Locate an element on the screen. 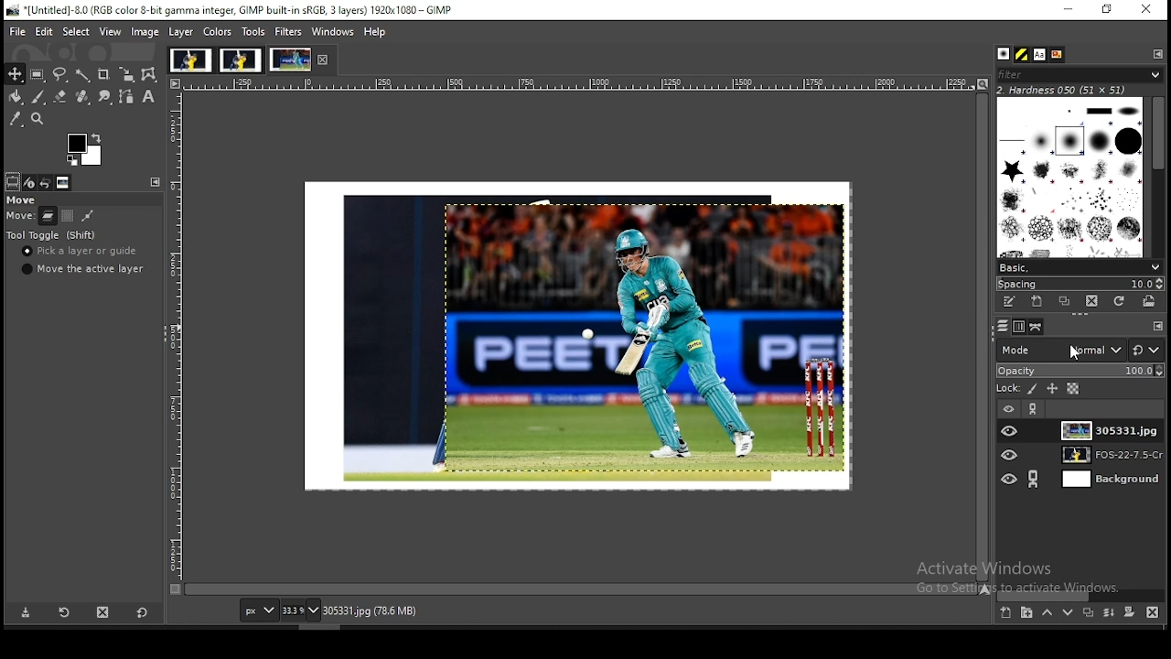 The image size is (1171, 659). layer visibility on/off is located at coordinates (1011, 457).